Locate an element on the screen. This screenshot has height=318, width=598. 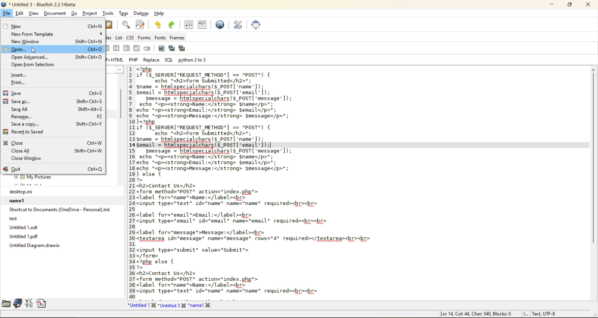
go is located at coordinates (75, 13).